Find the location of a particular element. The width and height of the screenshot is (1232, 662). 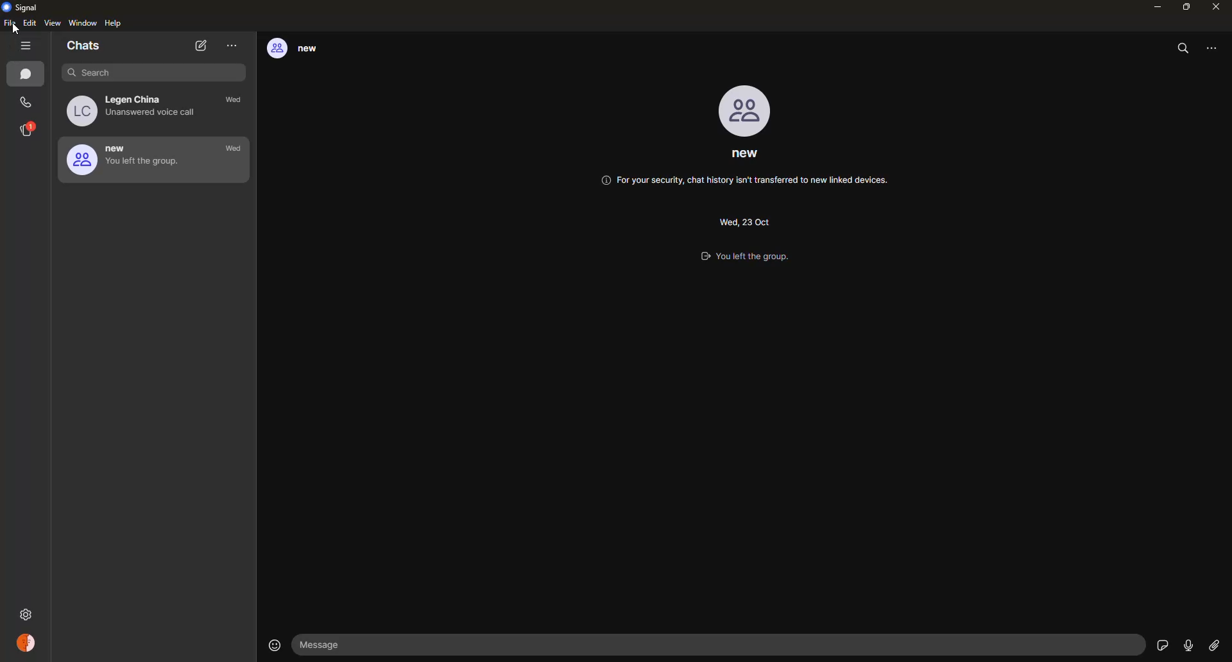

edit is located at coordinates (30, 24).